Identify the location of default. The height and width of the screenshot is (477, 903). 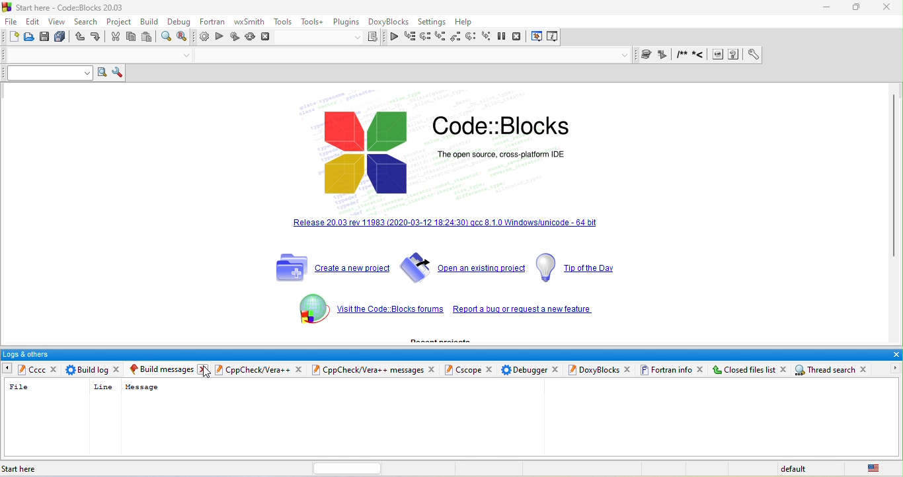
(799, 468).